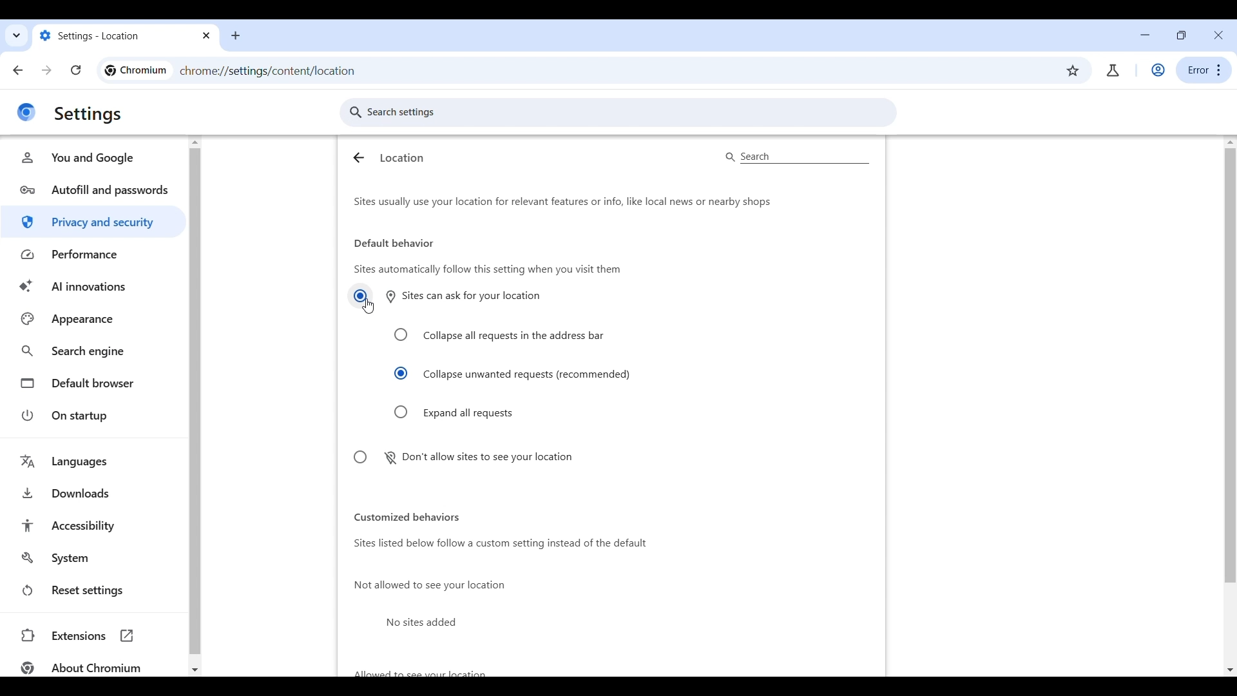 This screenshot has height=696, width=1237. What do you see at coordinates (89, 115) in the screenshot?
I see `settings ` at bounding box center [89, 115].